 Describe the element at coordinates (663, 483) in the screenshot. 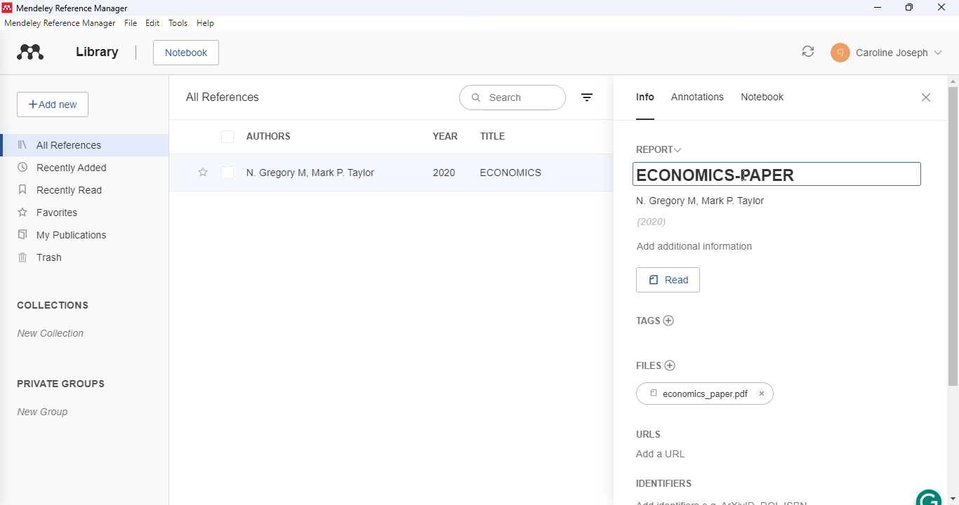

I see `identifiers` at that location.